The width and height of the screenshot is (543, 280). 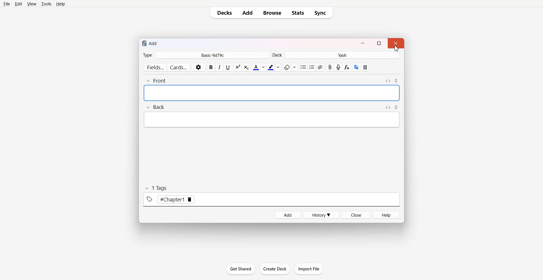 What do you see at coordinates (356, 67) in the screenshot?
I see `Google Translate` at bounding box center [356, 67].